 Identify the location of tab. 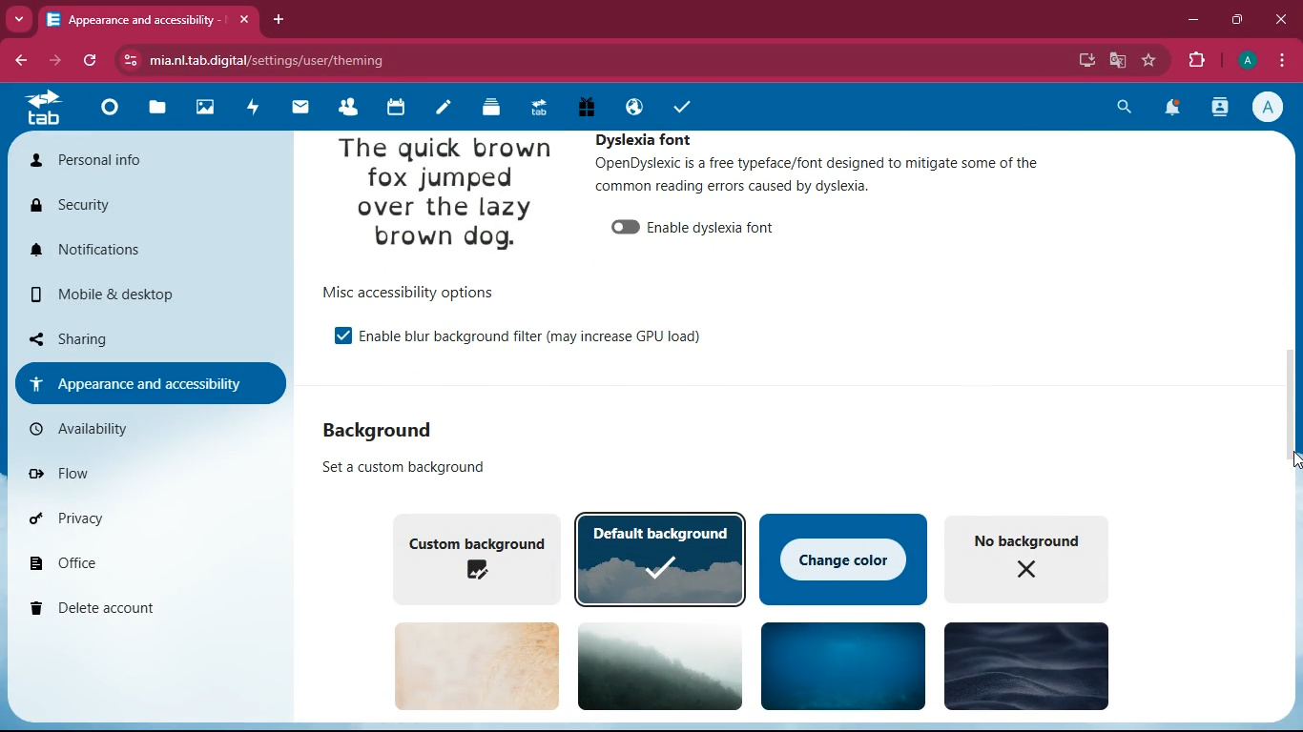
(537, 108).